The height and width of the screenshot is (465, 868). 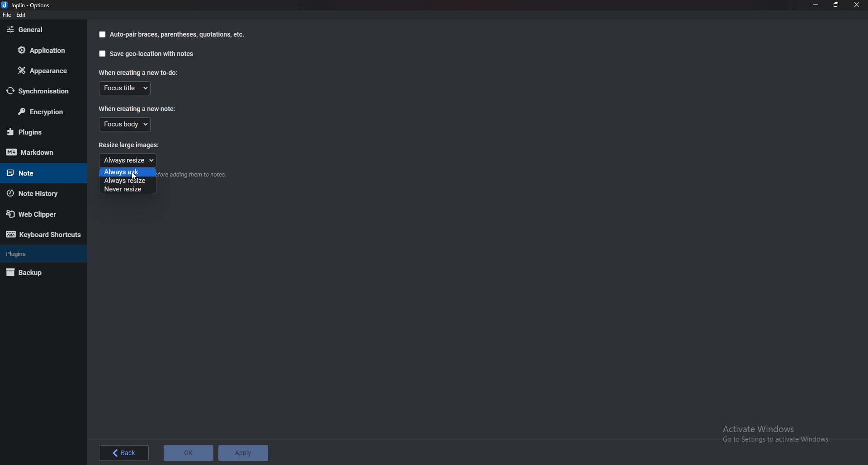 I want to click on Plugins, so click(x=40, y=132).